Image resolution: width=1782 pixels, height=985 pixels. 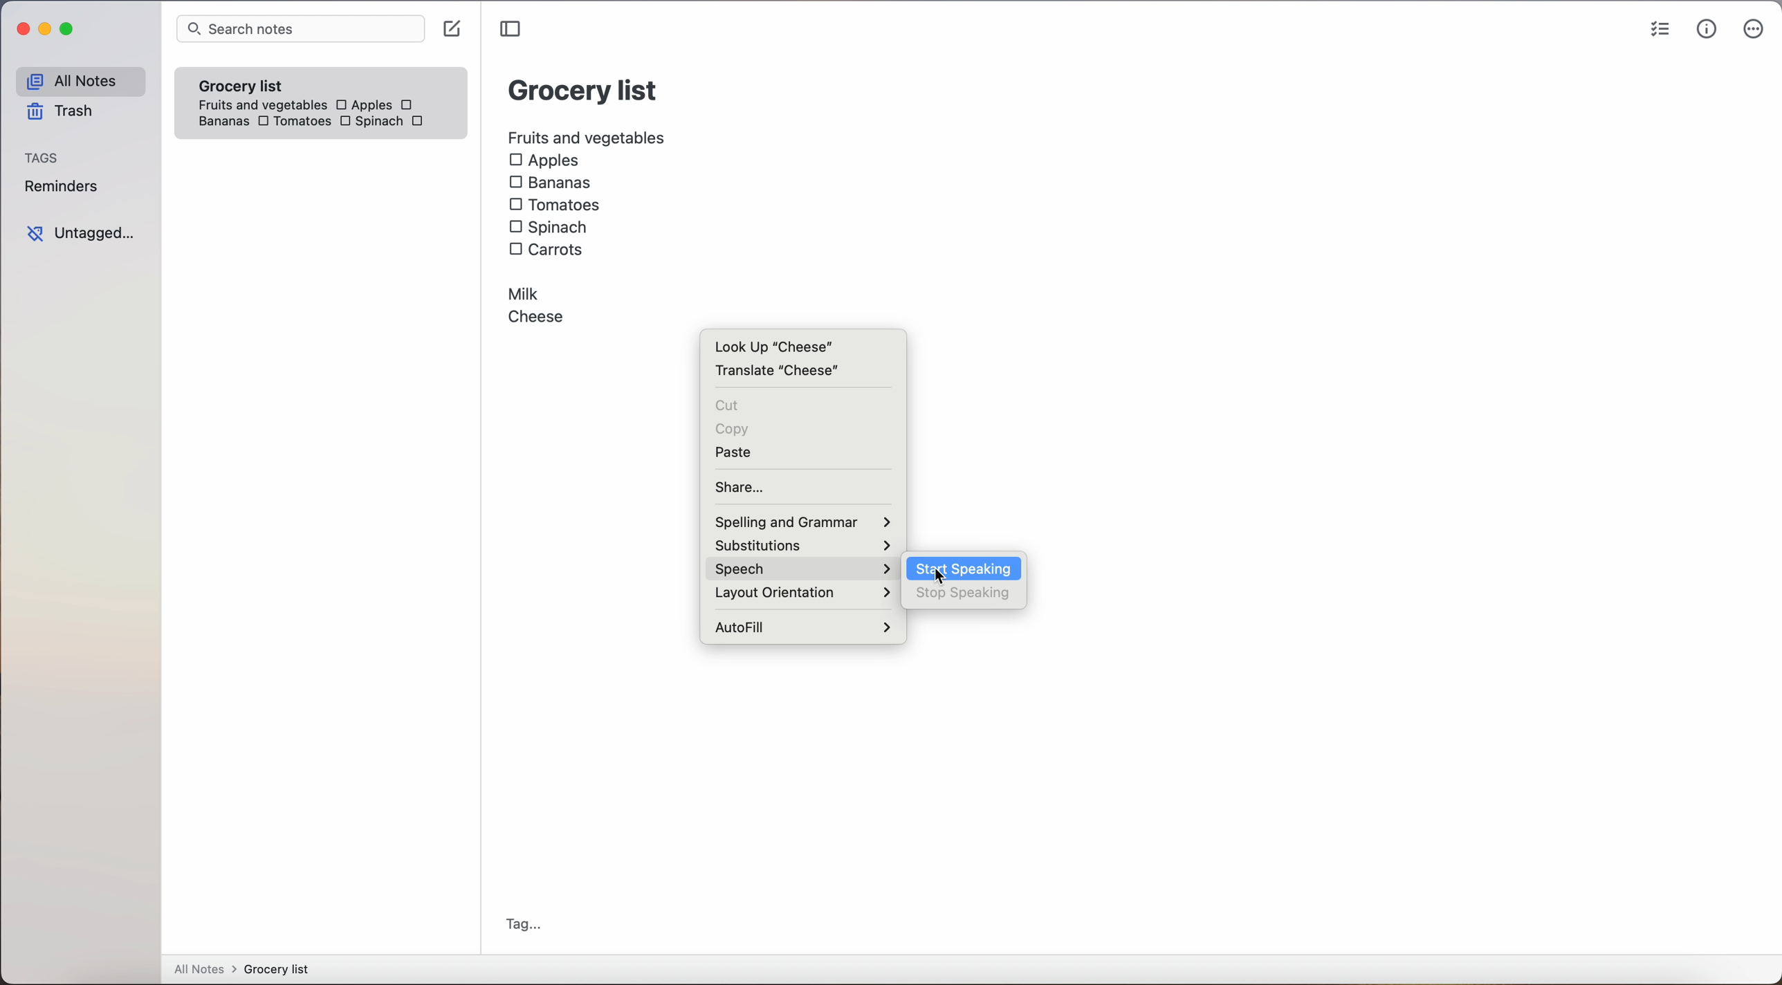 What do you see at coordinates (70, 30) in the screenshot?
I see `maximize` at bounding box center [70, 30].